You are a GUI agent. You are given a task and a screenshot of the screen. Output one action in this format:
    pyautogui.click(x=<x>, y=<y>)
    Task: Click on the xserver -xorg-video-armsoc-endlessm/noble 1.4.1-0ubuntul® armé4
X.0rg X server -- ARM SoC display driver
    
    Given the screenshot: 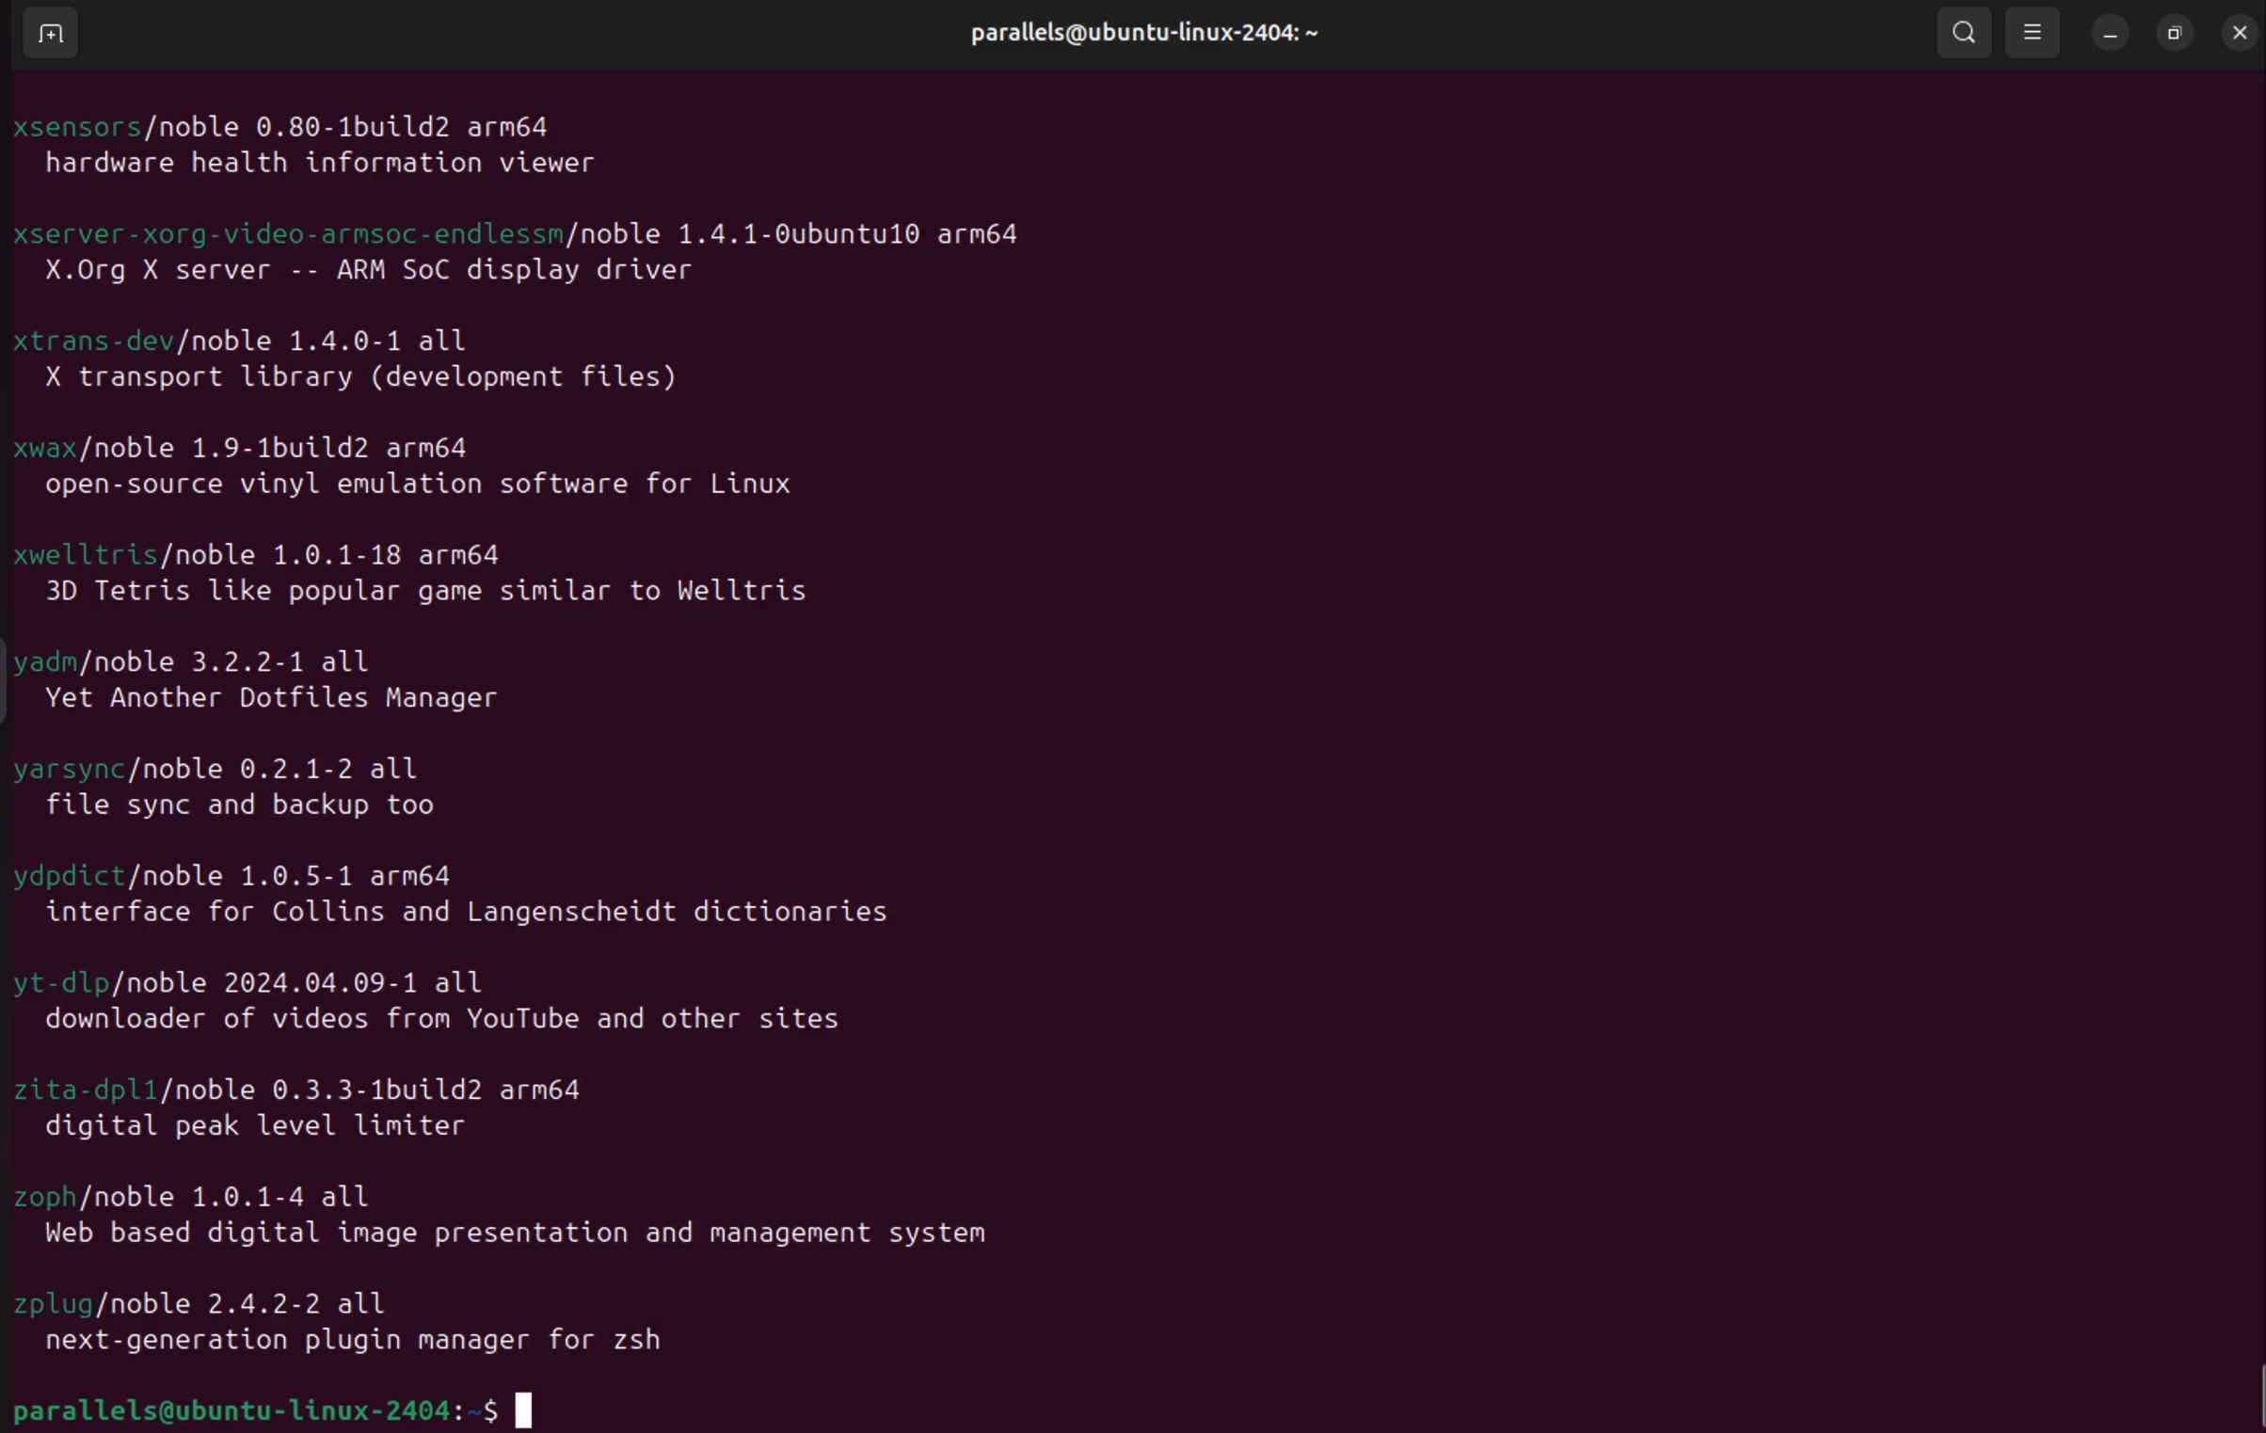 What is the action you would take?
    pyautogui.click(x=577, y=257)
    